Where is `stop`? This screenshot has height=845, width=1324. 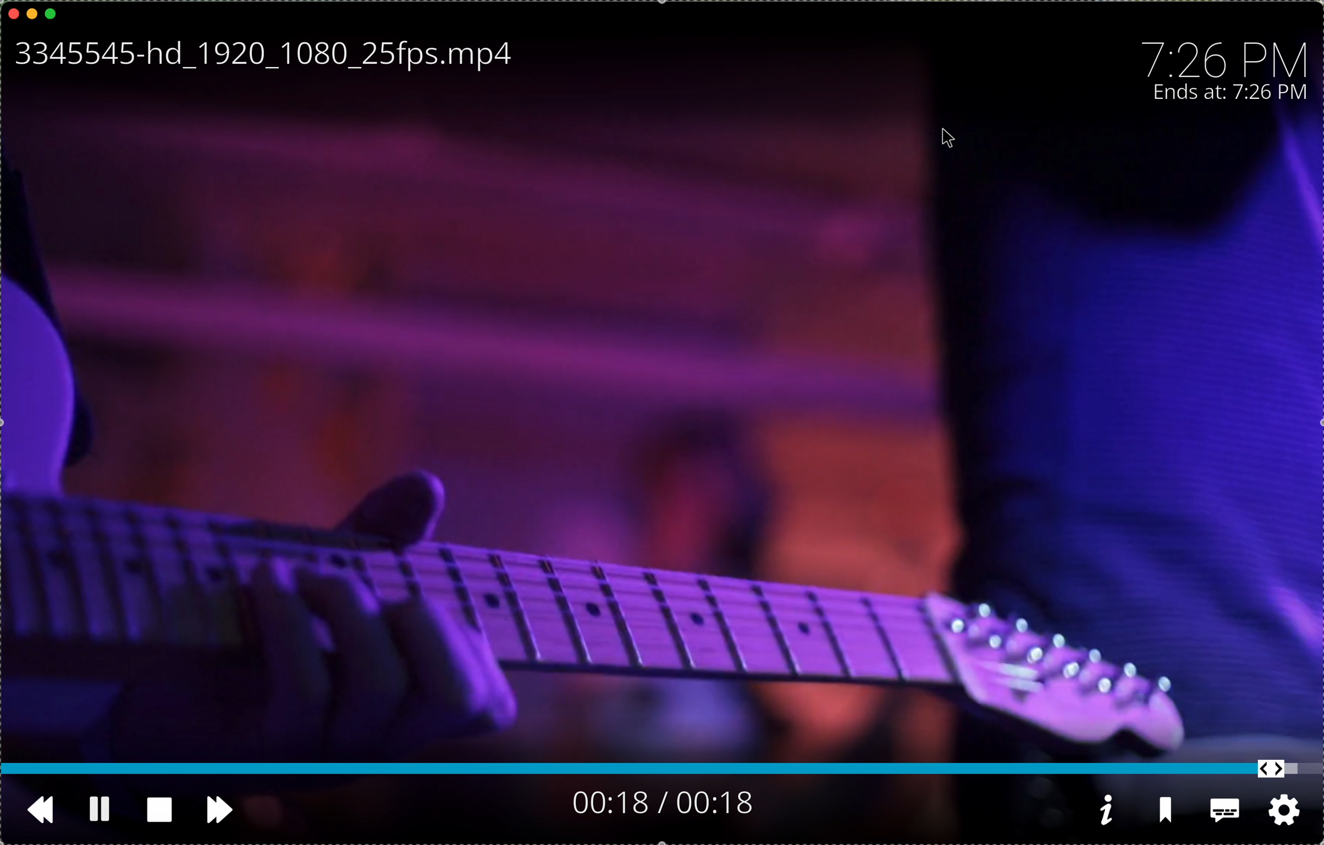 stop is located at coordinates (159, 809).